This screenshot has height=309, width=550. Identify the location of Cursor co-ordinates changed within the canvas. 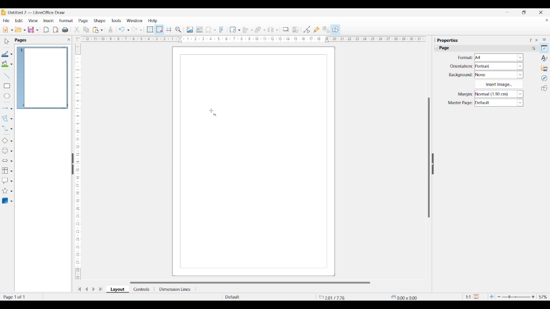
(337, 297).